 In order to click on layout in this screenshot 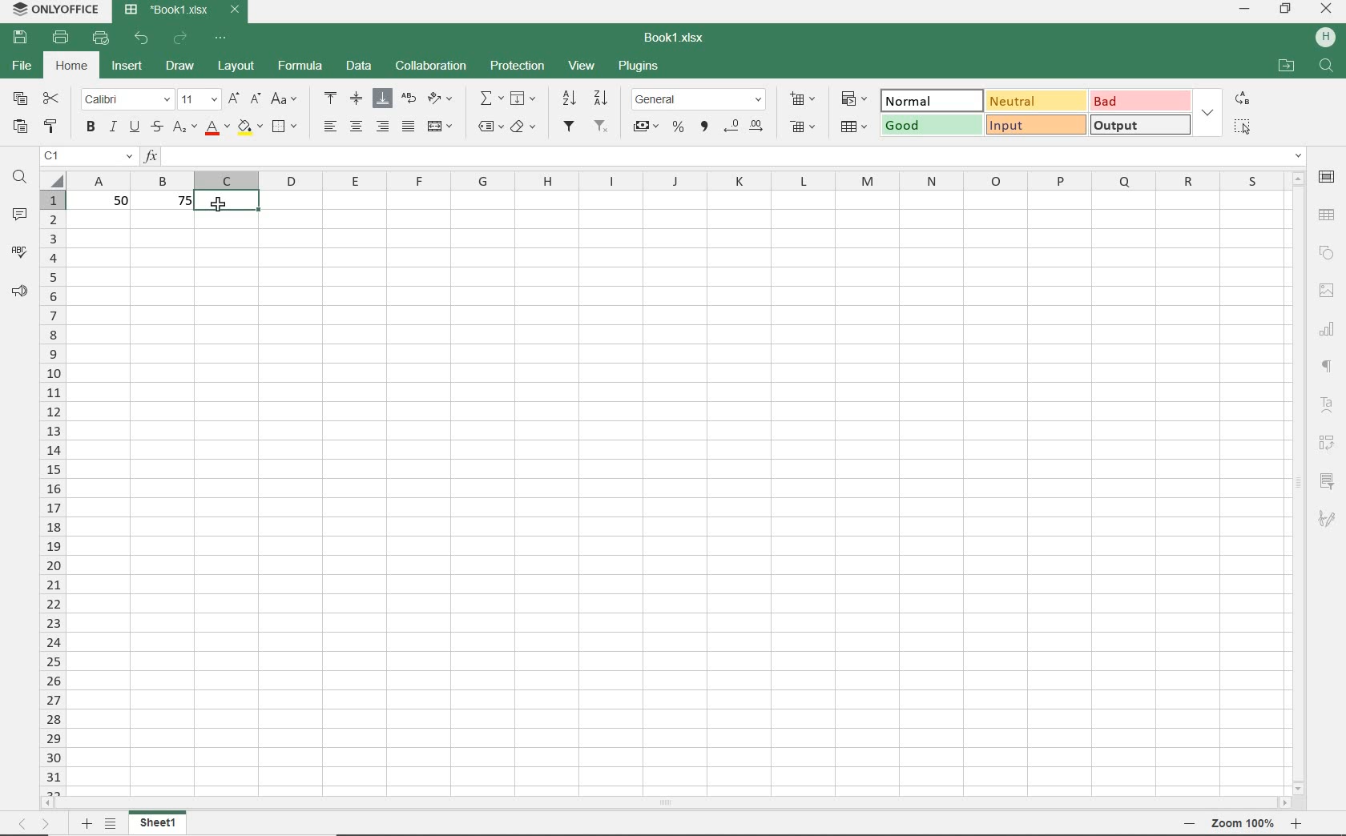, I will do `click(234, 66)`.